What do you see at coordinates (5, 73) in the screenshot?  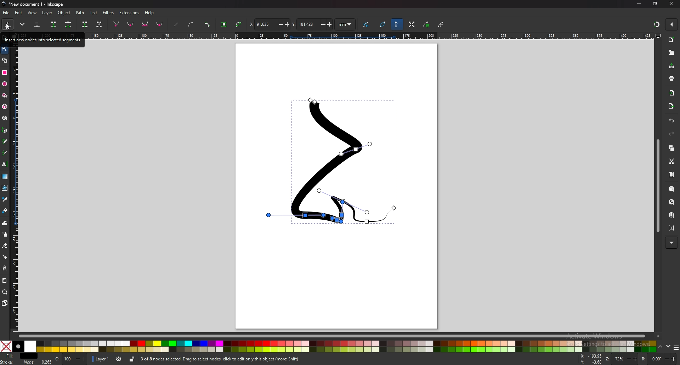 I see `rectangle` at bounding box center [5, 73].